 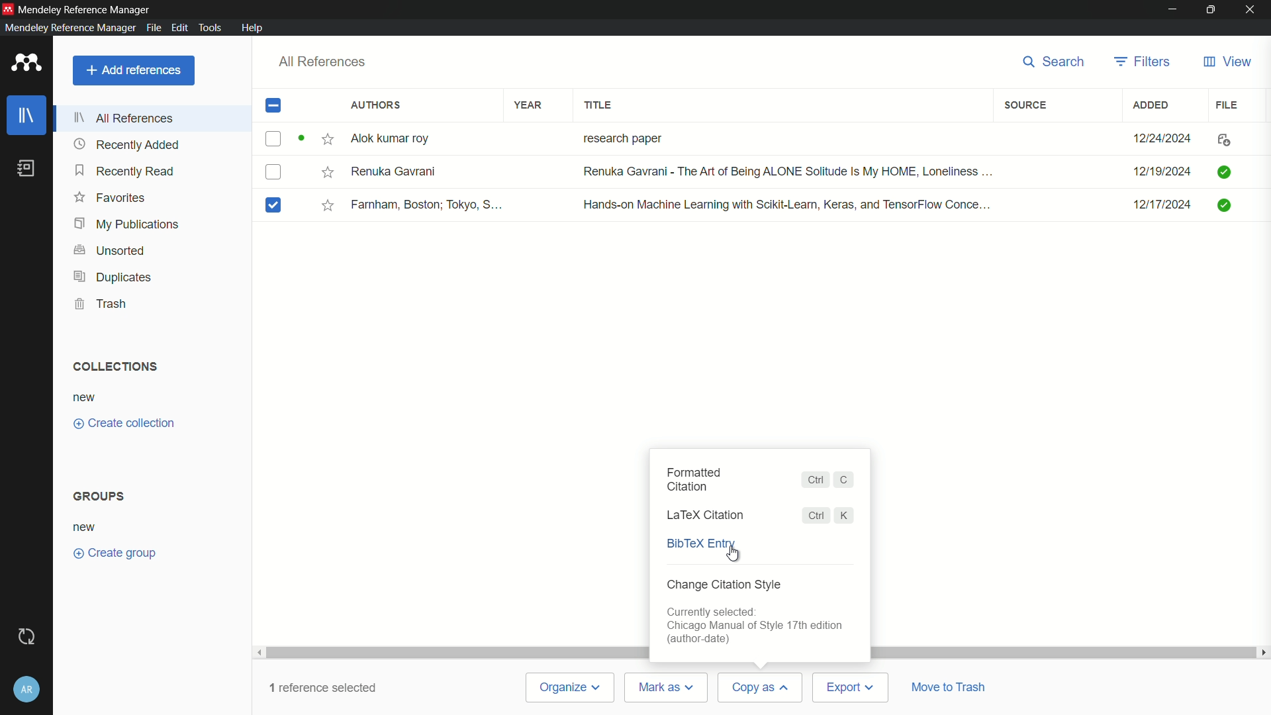 I want to click on Renuka Gavrani - The Art of Being ALONE Solitude is my HOME, Loneliness..., so click(x=786, y=171).